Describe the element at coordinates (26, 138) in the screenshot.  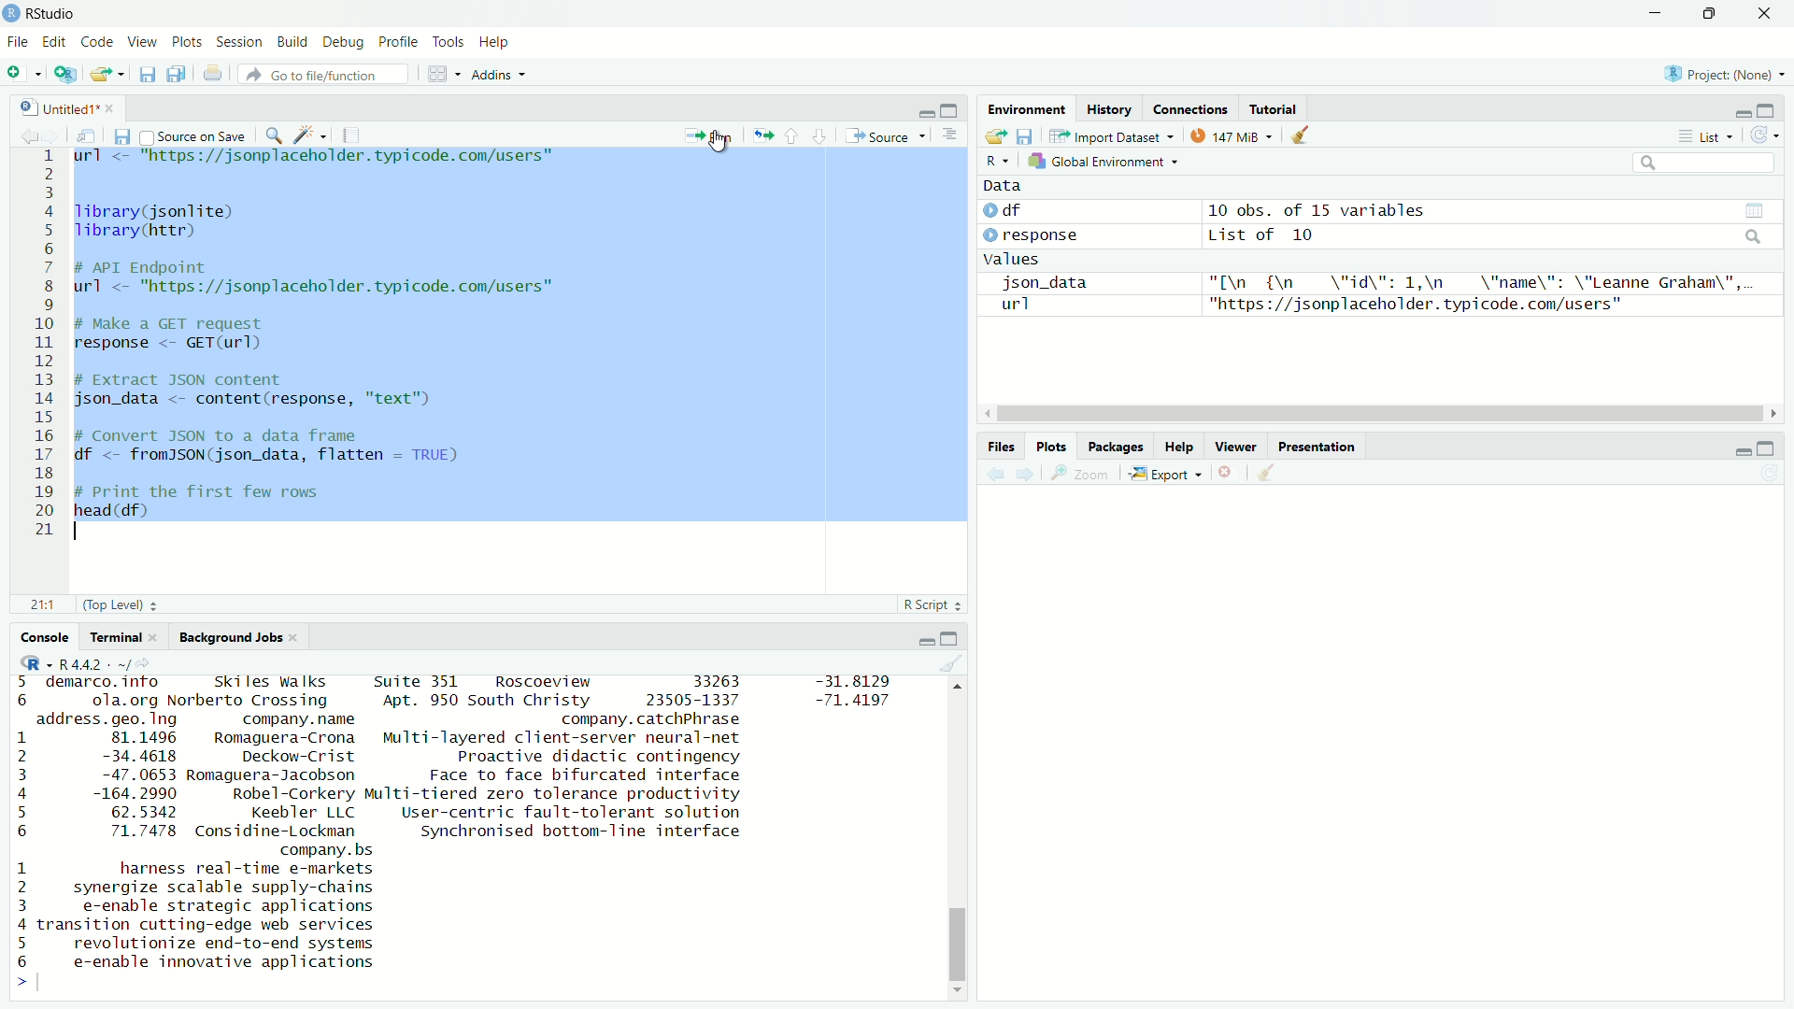
I see `Previous` at that location.